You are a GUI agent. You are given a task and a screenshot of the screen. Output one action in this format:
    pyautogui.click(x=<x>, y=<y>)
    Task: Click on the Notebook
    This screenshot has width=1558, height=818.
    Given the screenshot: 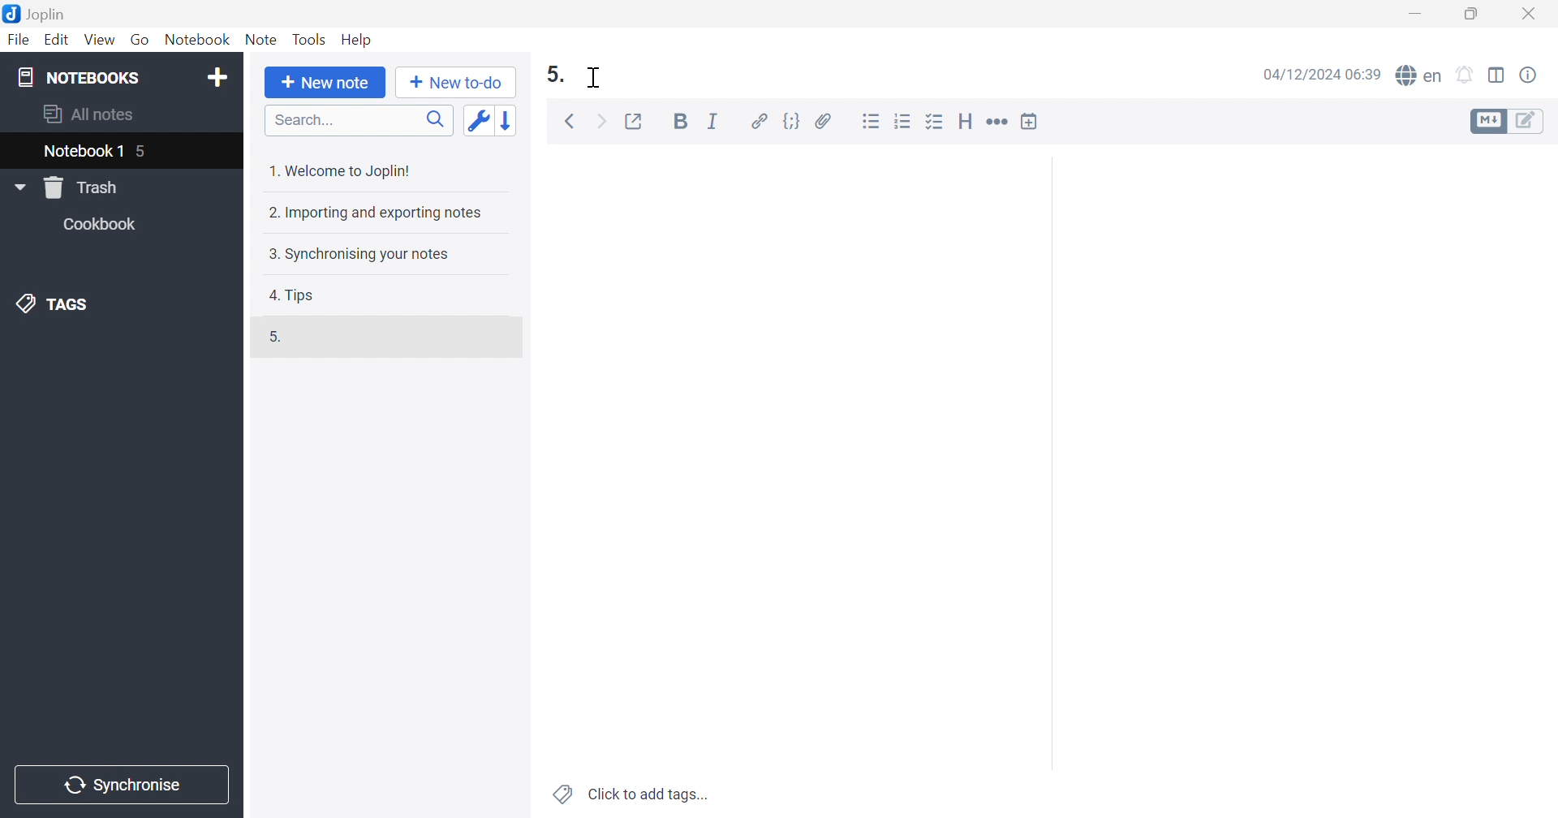 What is the action you would take?
    pyautogui.click(x=196, y=39)
    